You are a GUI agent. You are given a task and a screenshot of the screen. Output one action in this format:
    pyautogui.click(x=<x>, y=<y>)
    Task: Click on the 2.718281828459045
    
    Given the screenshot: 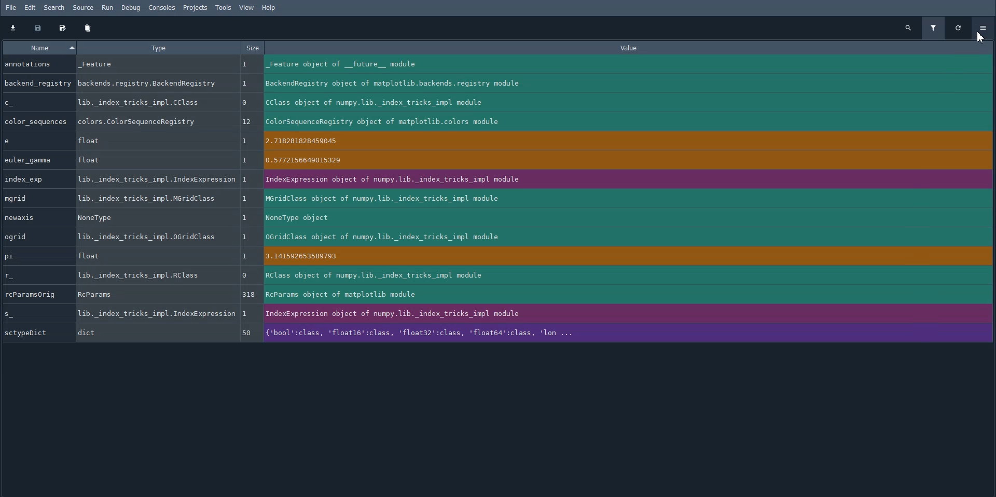 What is the action you would take?
    pyautogui.click(x=629, y=143)
    